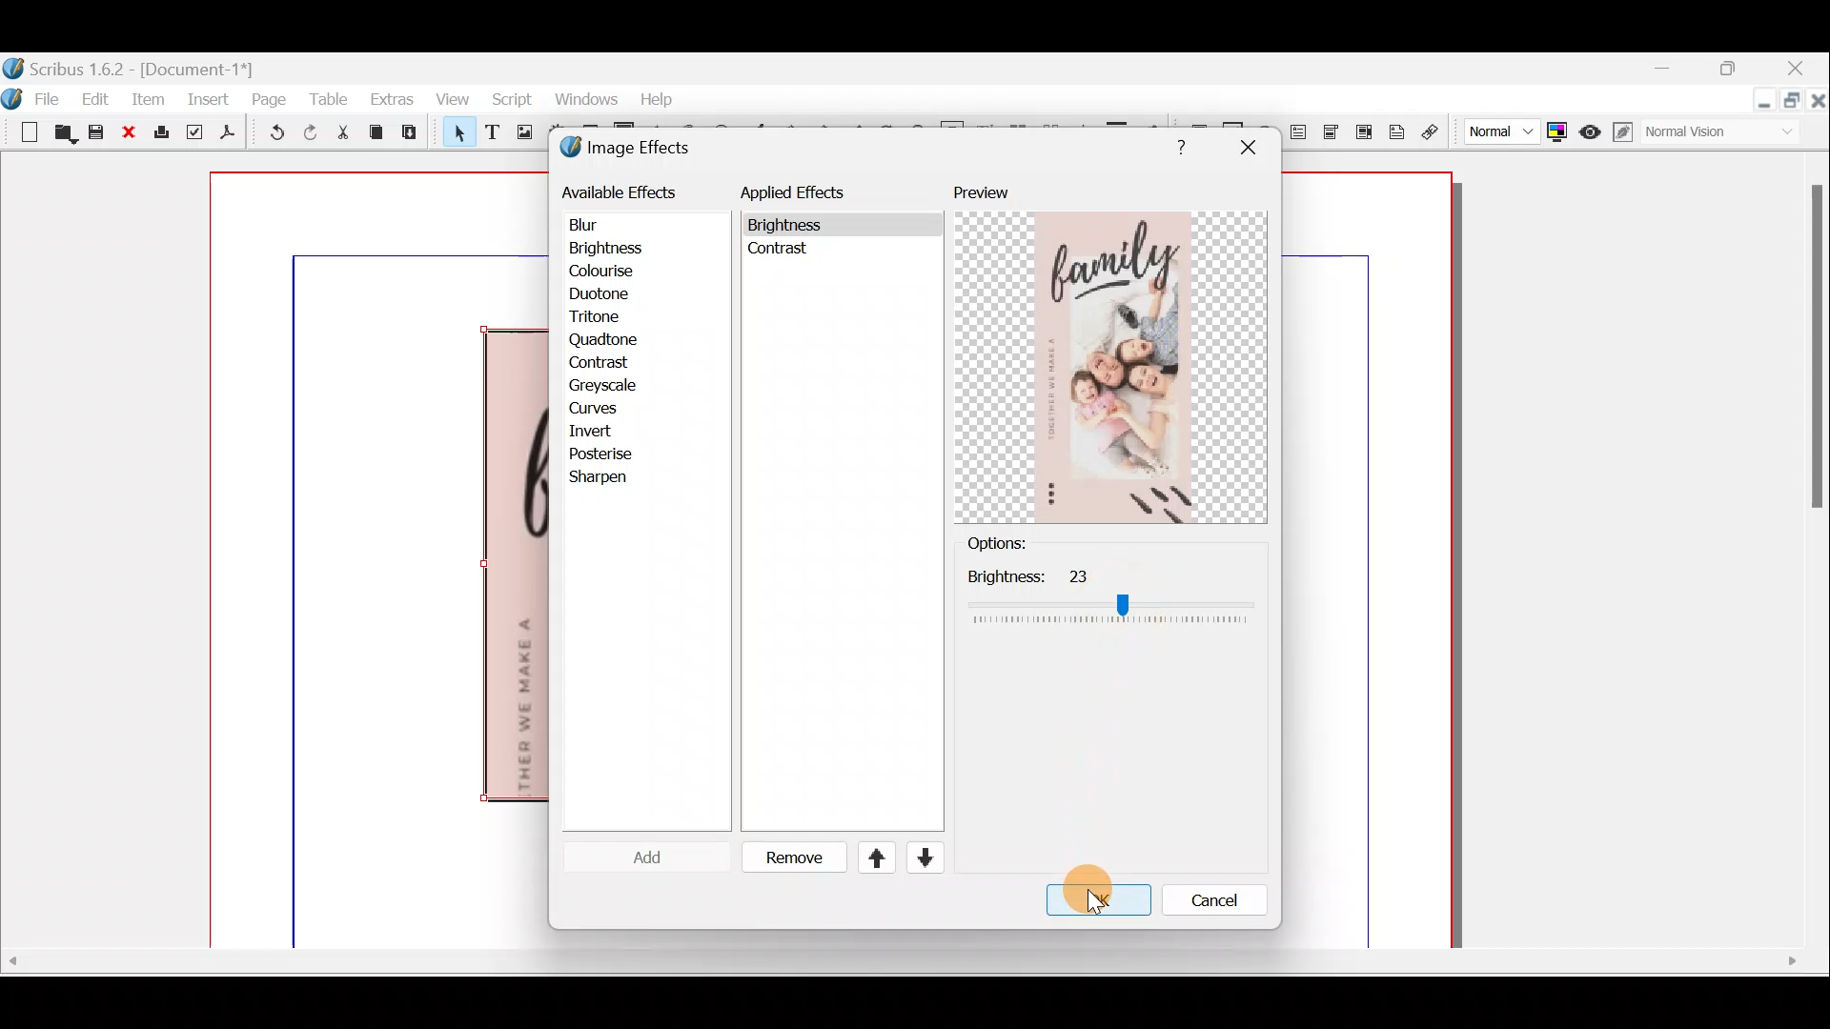  Describe the element at coordinates (310, 131) in the screenshot. I see `Redo` at that location.